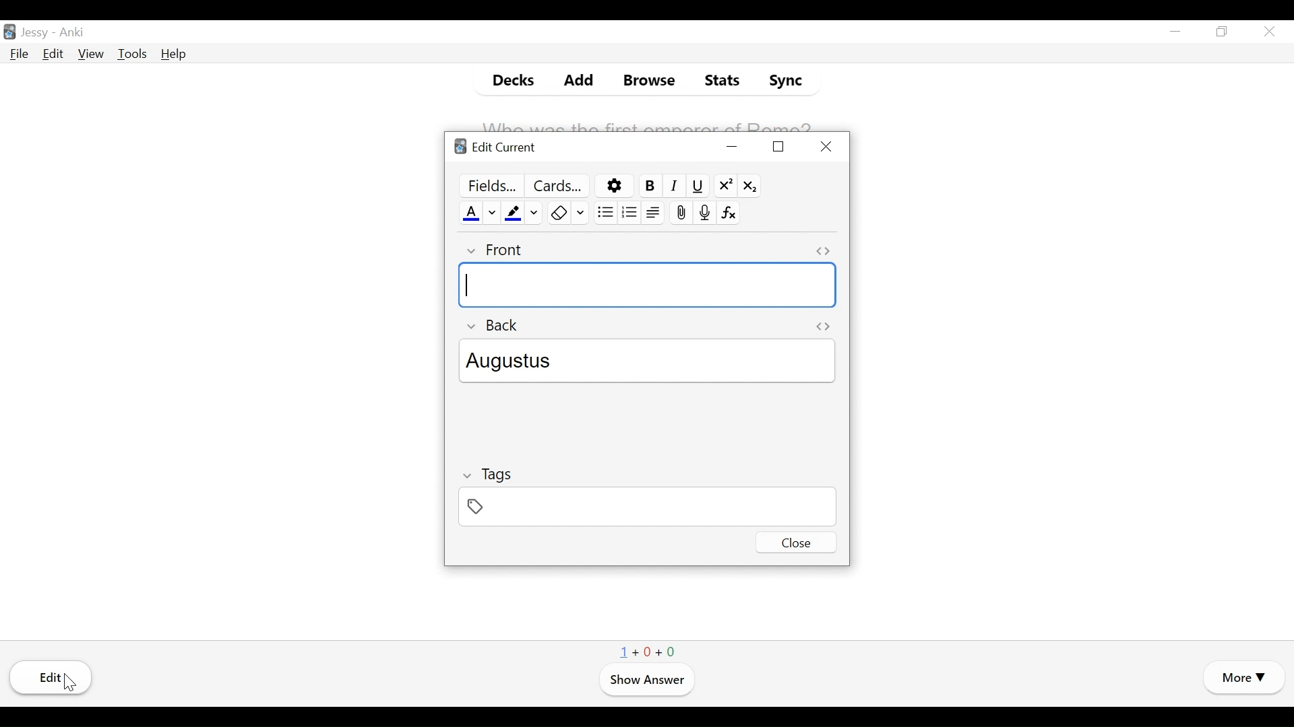 This screenshot has width=1294, height=727. What do you see at coordinates (175, 55) in the screenshot?
I see `Help` at bounding box center [175, 55].